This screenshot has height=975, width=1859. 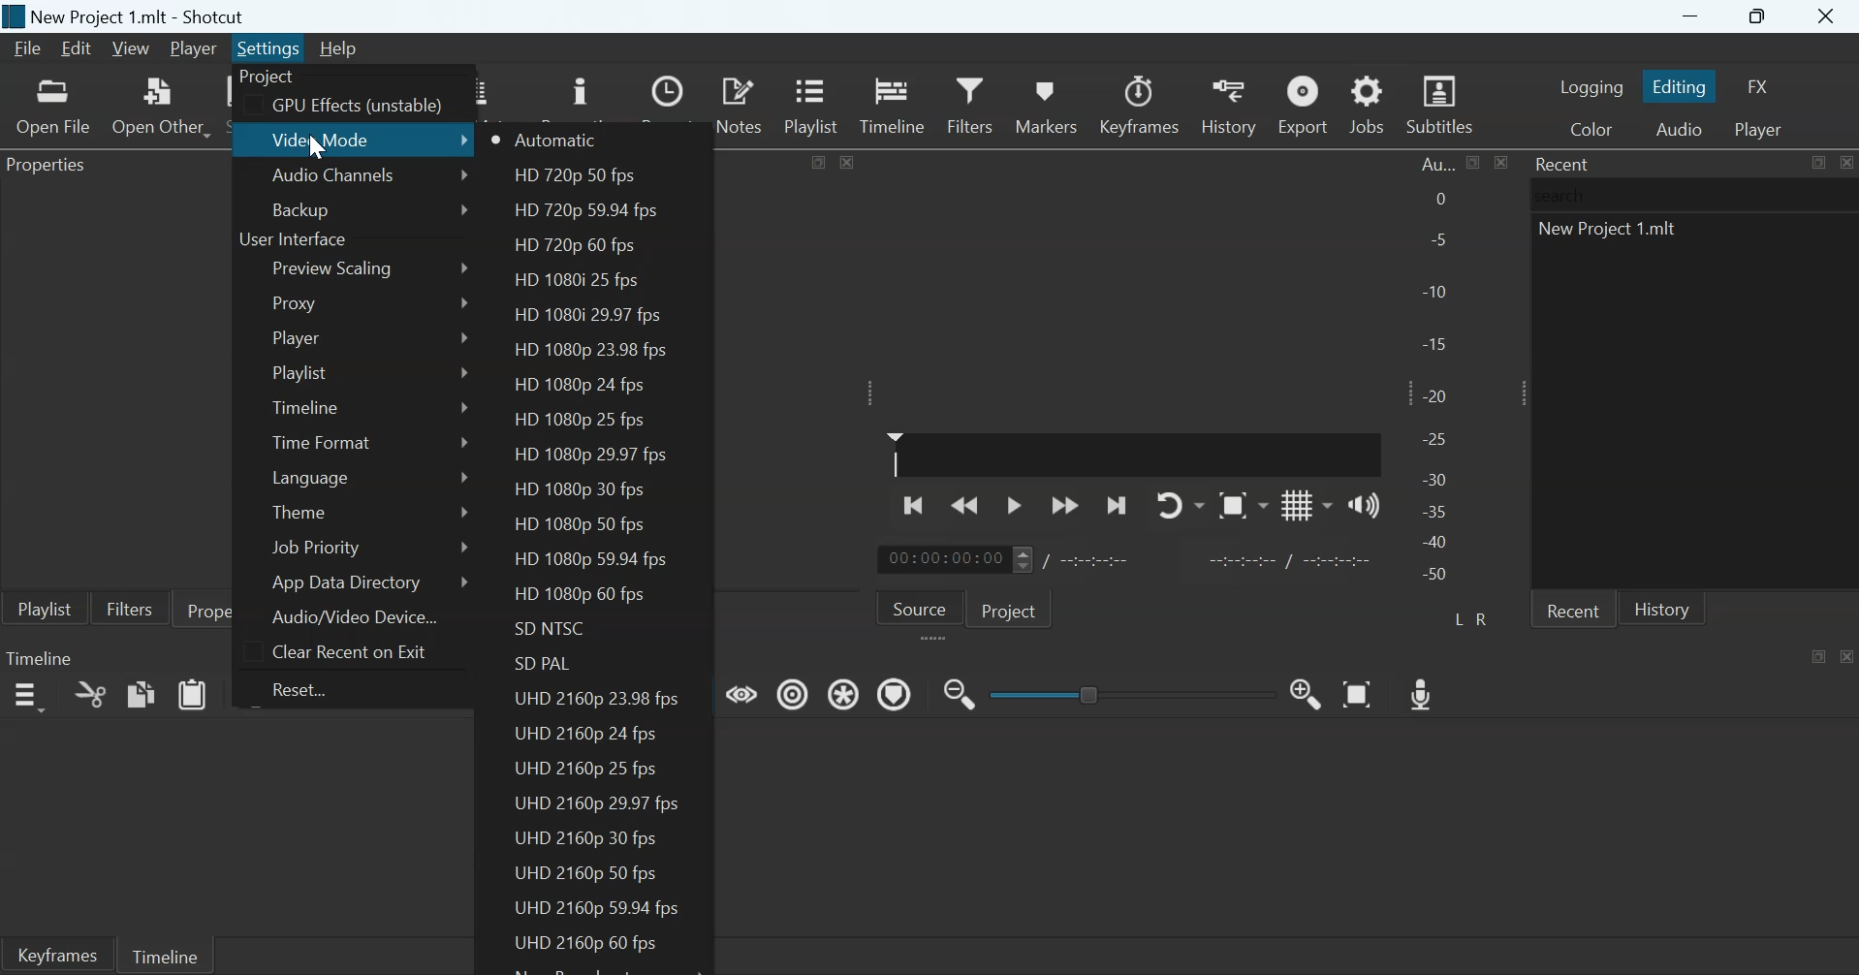 What do you see at coordinates (313, 548) in the screenshot?
I see `Job priority` at bounding box center [313, 548].